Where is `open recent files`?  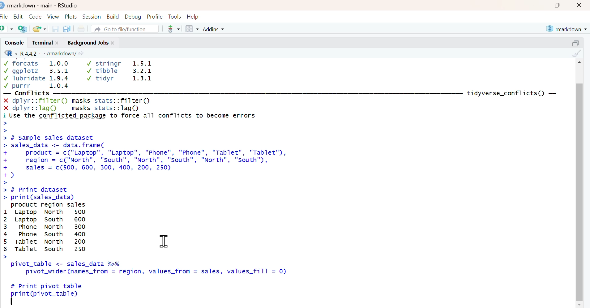 open recent files is located at coordinates (40, 28).